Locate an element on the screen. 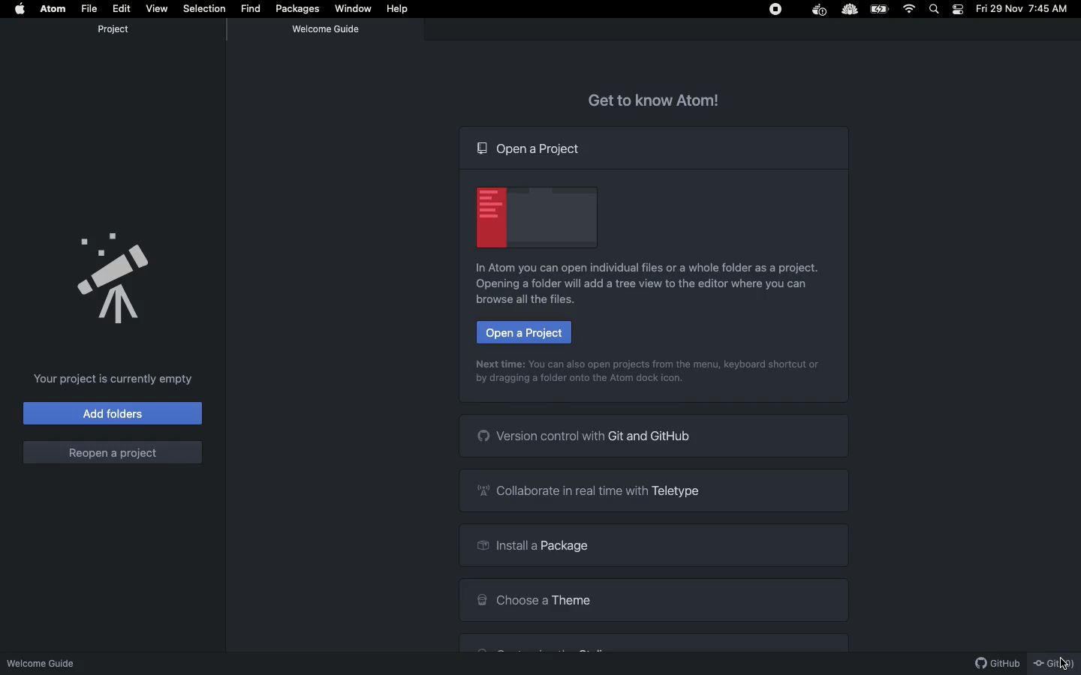 The width and height of the screenshot is (1081, 675). Apple logo is located at coordinates (22, 8).